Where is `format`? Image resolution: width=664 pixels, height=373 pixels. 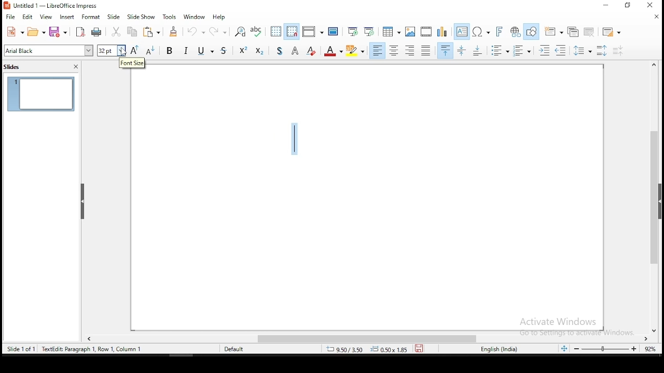
format is located at coordinates (91, 17).